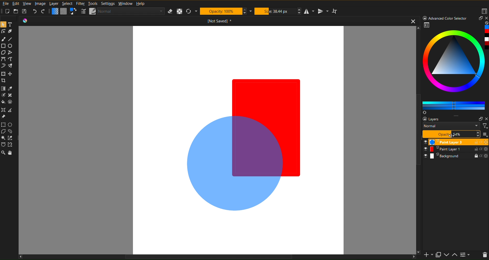 This screenshot has width=489, height=260. What do you see at coordinates (170, 11) in the screenshot?
I see `Erase` at bounding box center [170, 11].